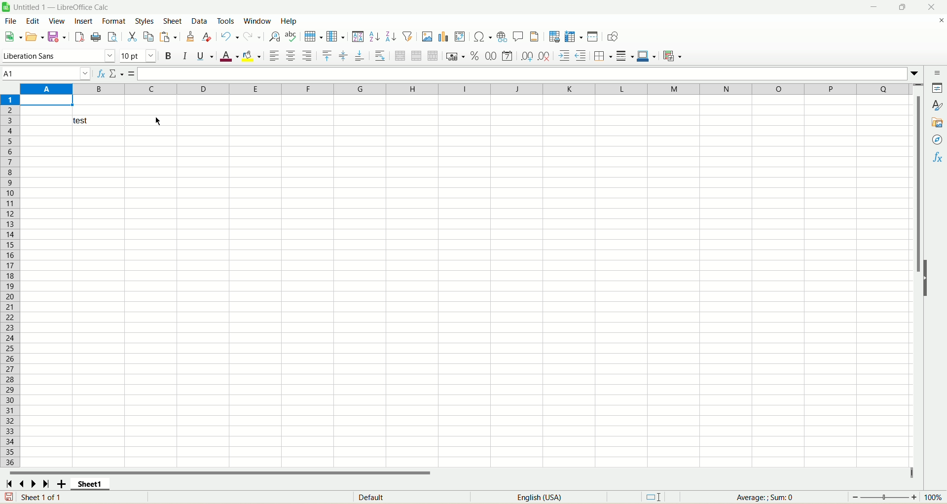 This screenshot has height=504, width=947. I want to click on Software logo, so click(6, 7).